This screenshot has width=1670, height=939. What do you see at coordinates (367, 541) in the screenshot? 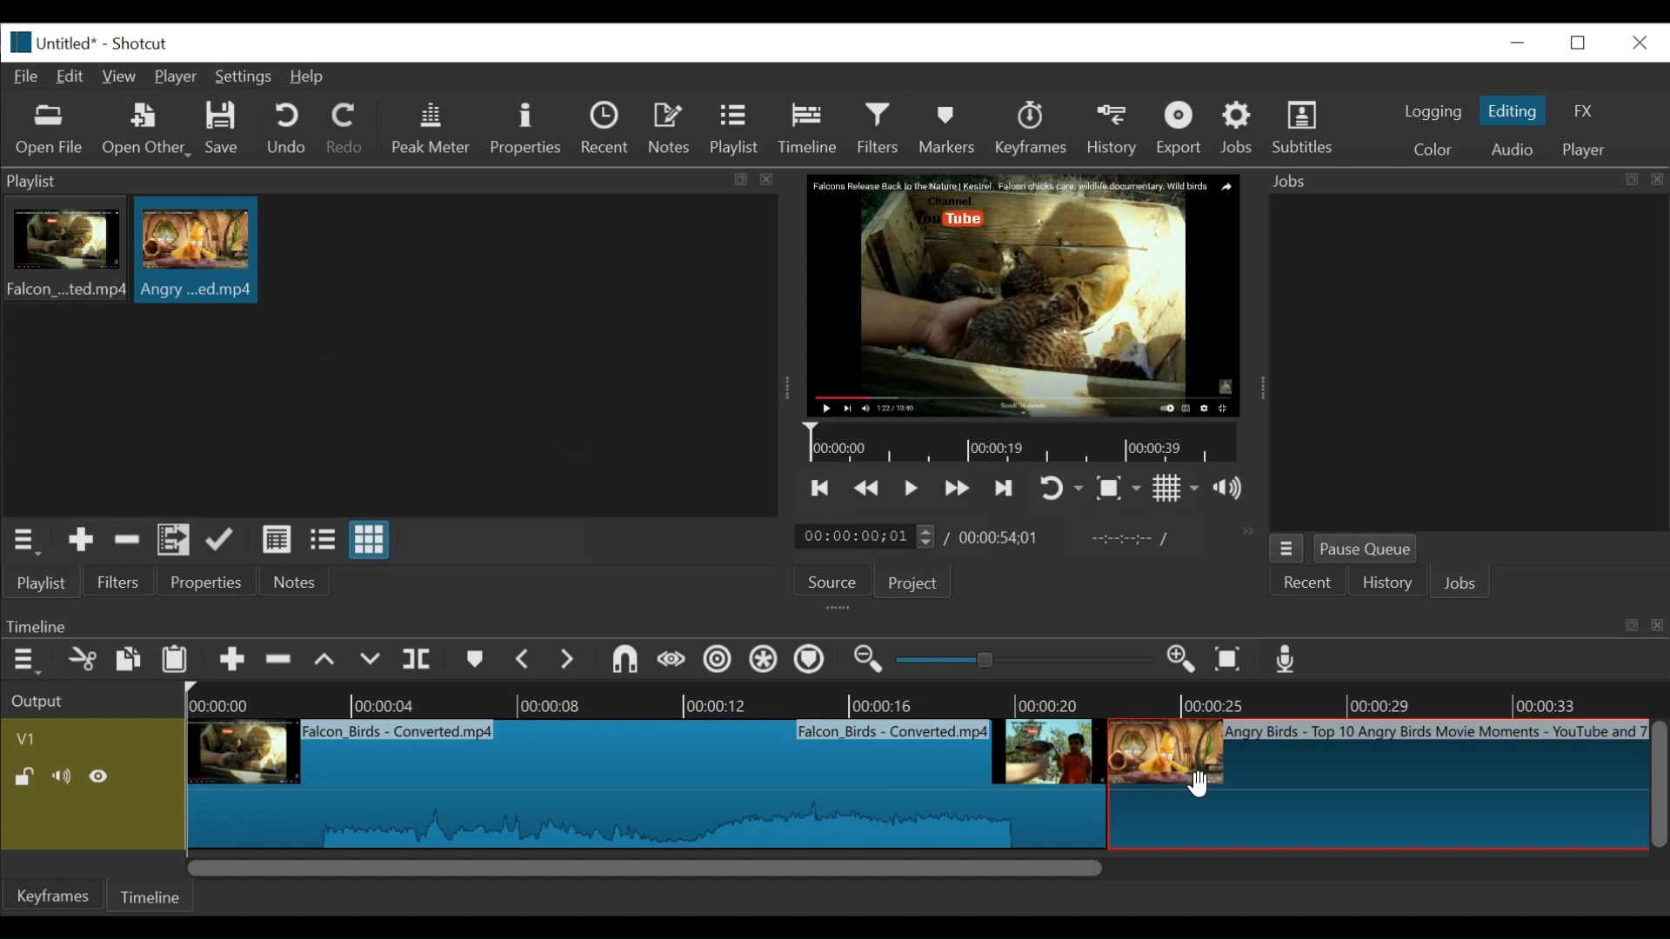
I see `view as icons` at bounding box center [367, 541].